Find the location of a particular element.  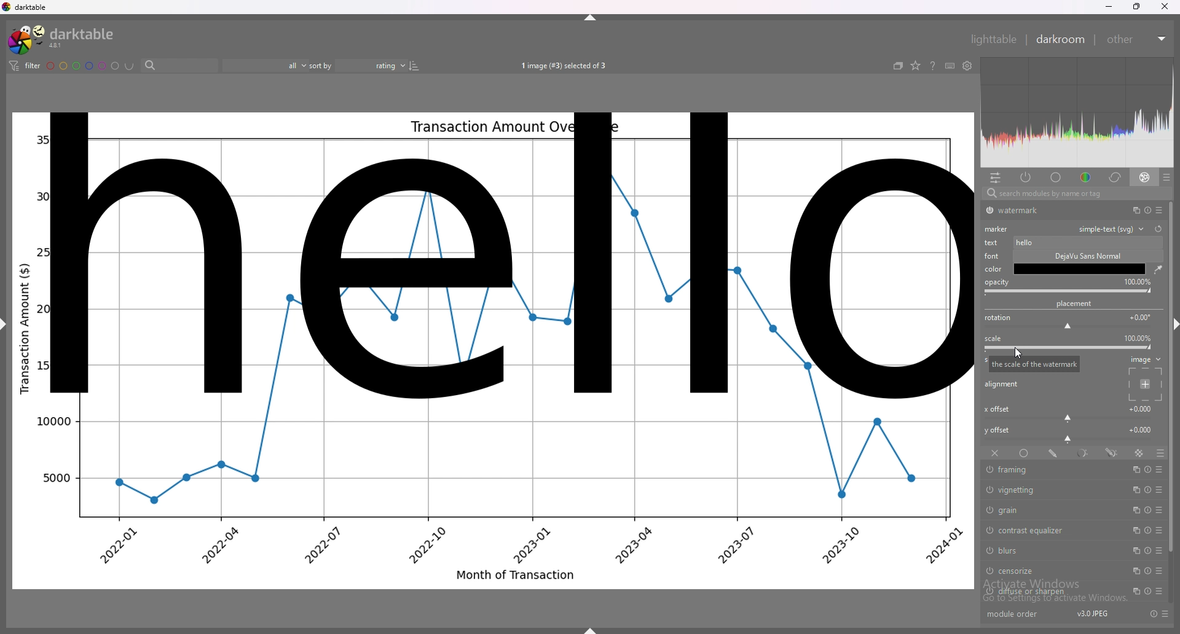

uniformly is located at coordinates (1024, 453).